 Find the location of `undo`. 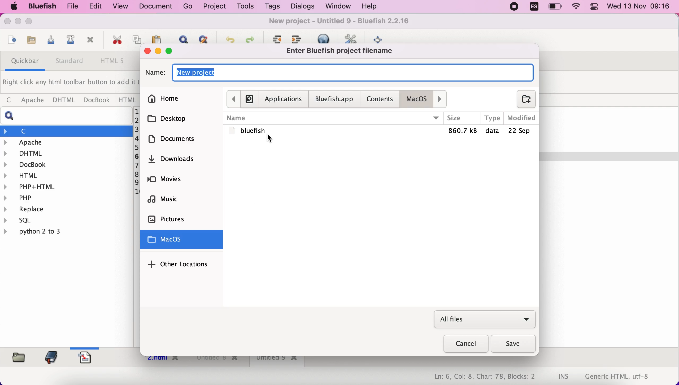

undo is located at coordinates (228, 38).